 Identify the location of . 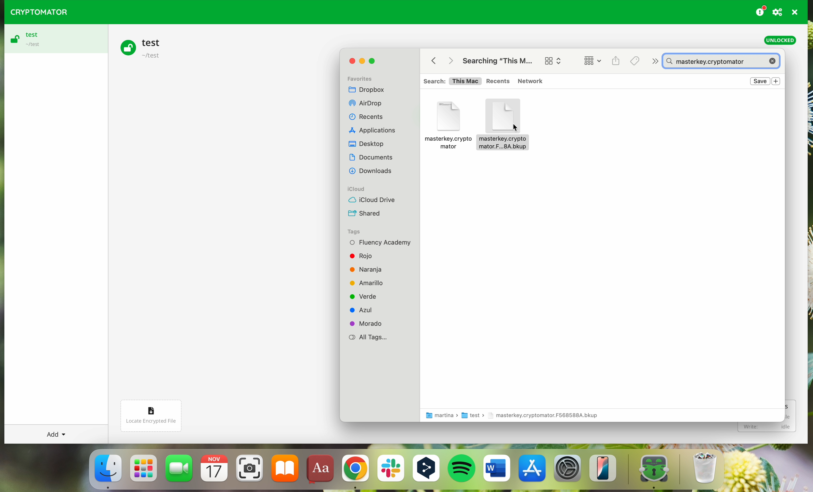
(371, 103).